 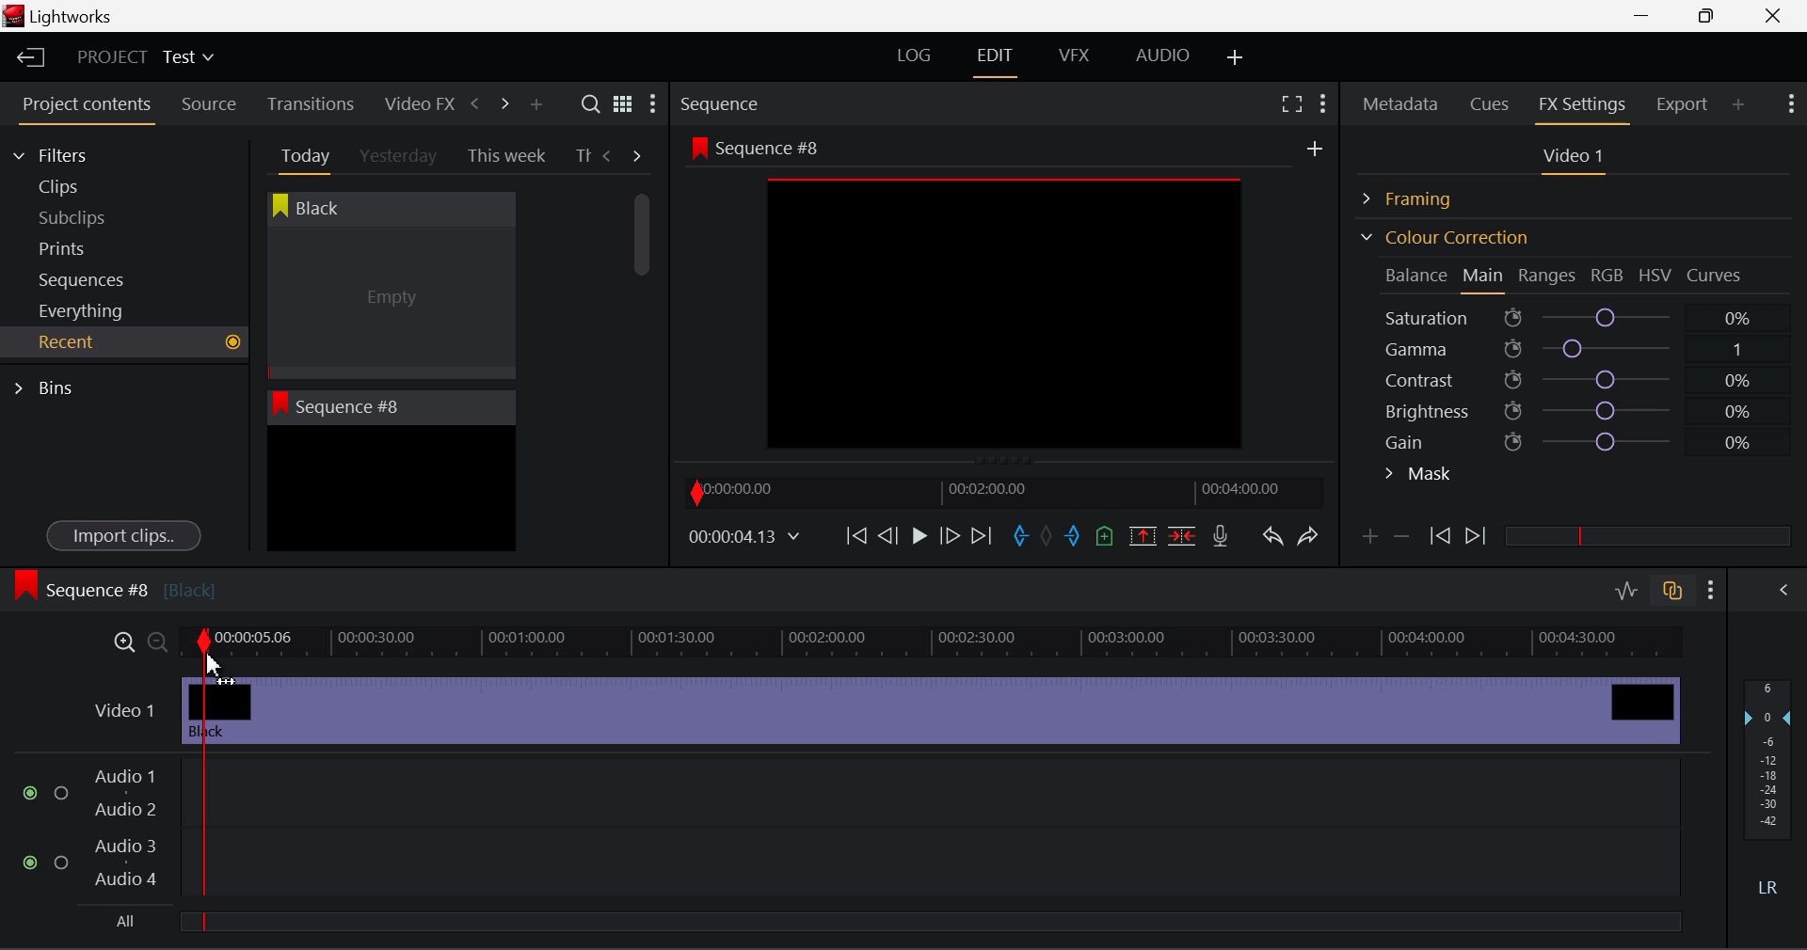 I want to click on Everything, so click(x=84, y=310).